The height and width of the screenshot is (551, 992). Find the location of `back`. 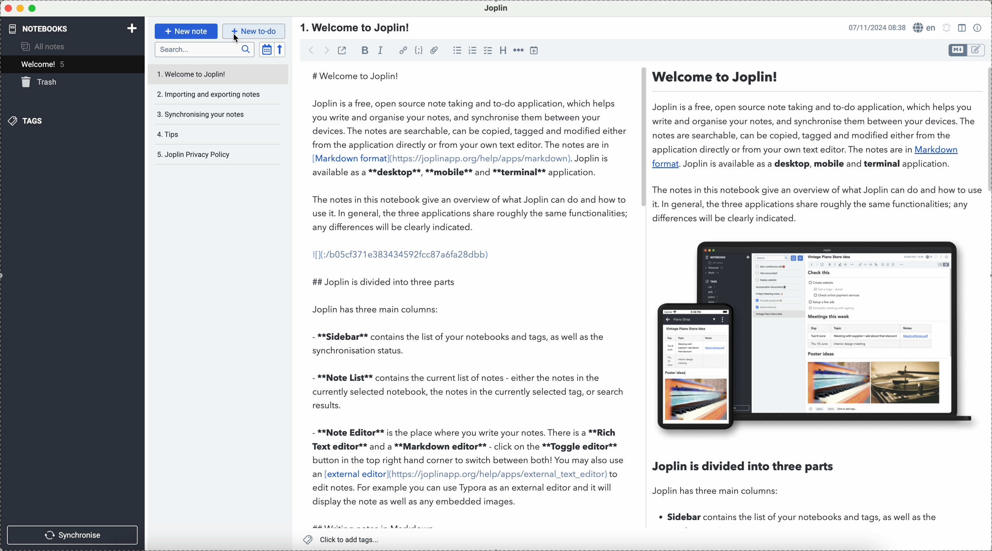

back is located at coordinates (312, 50).